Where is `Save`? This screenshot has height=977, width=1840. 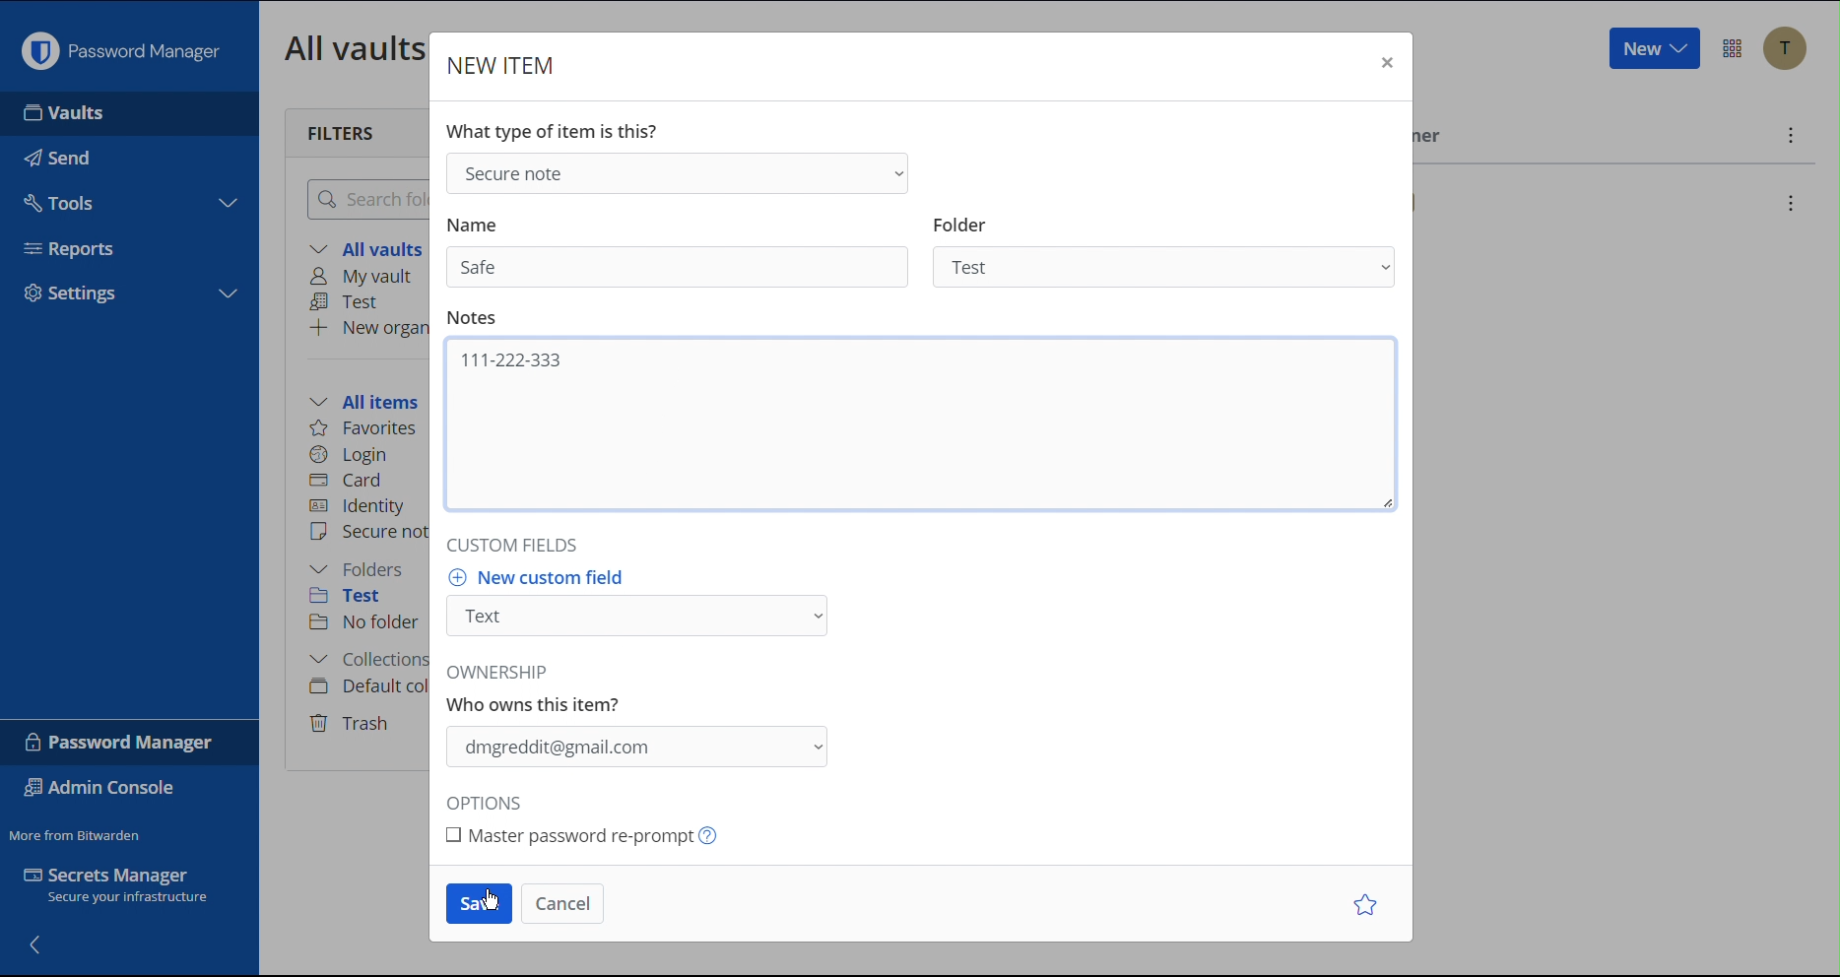 Save is located at coordinates (478, 904).